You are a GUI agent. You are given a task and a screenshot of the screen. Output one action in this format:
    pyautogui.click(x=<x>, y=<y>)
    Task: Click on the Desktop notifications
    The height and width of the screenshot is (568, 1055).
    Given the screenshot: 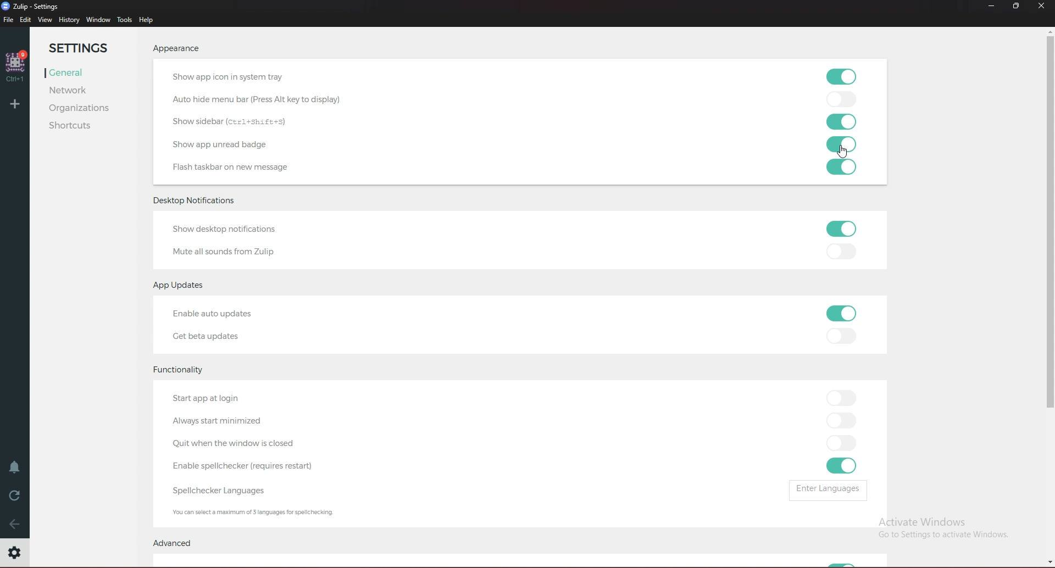 What is the action you would take?
    pyautogui.click(x=196, y=202)
    